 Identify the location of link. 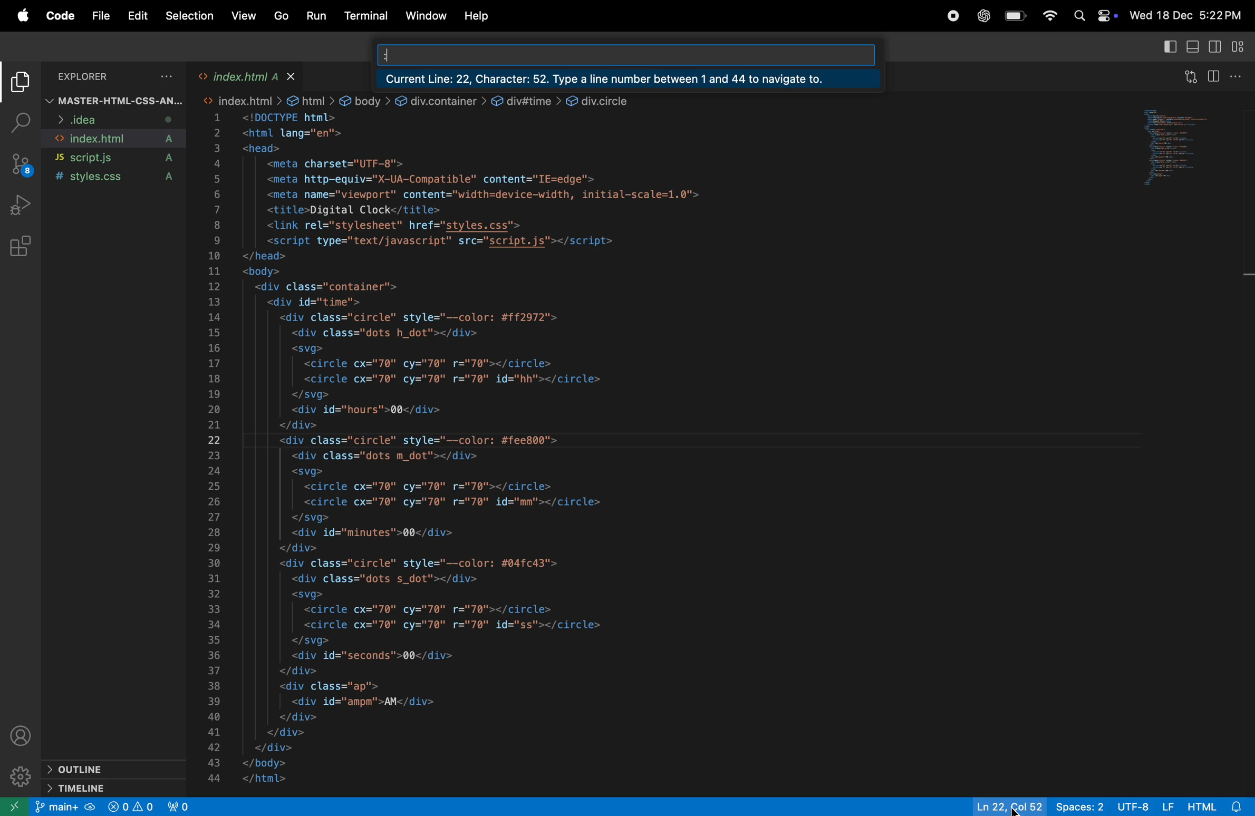
(442, 99).